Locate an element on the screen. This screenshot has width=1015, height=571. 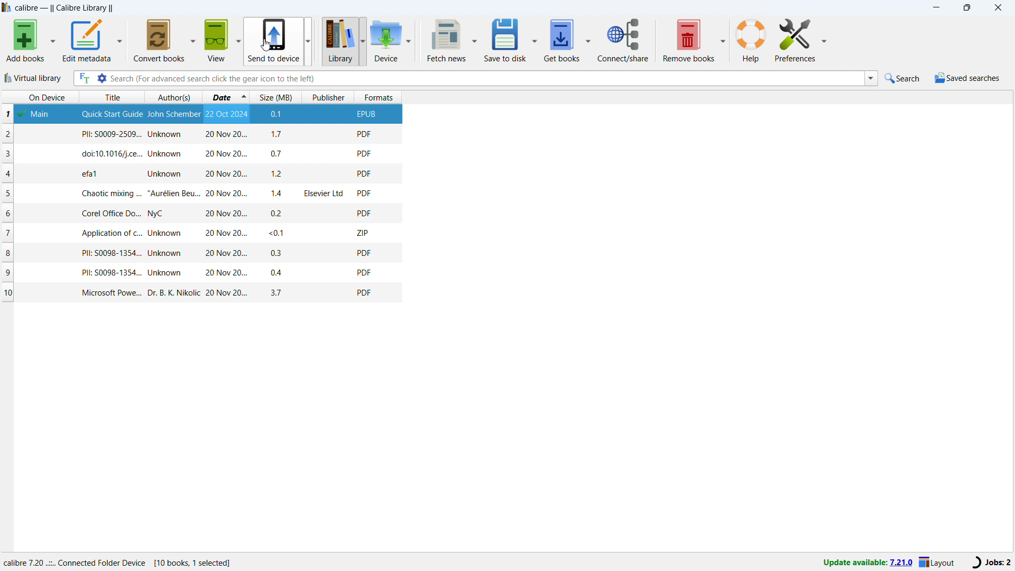
one book entry is located at coordinates (199, 233).